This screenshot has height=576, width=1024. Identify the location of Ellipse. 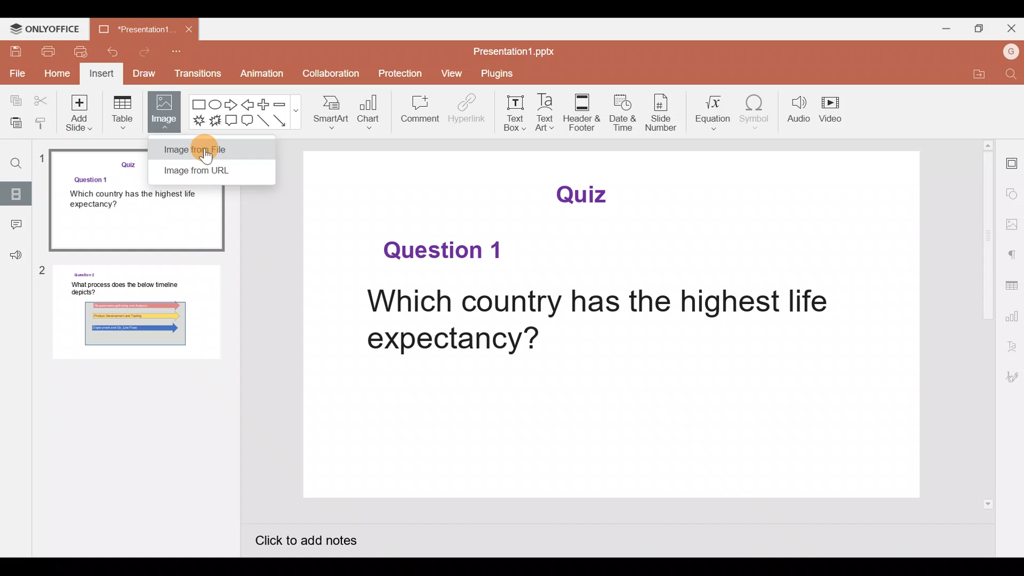
(215, 104).